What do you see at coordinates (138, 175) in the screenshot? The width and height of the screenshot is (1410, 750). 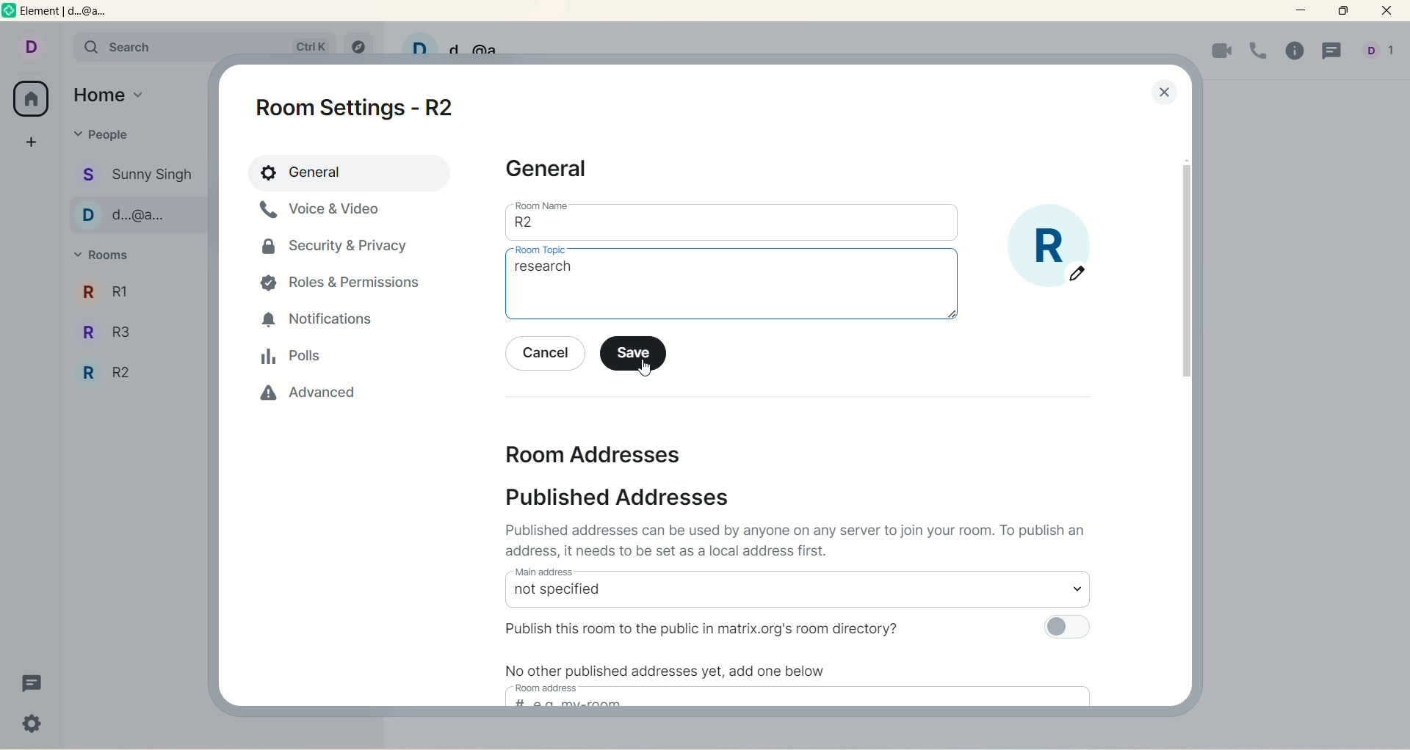 I see `Sunny singh` at bounding box center [138, 175].